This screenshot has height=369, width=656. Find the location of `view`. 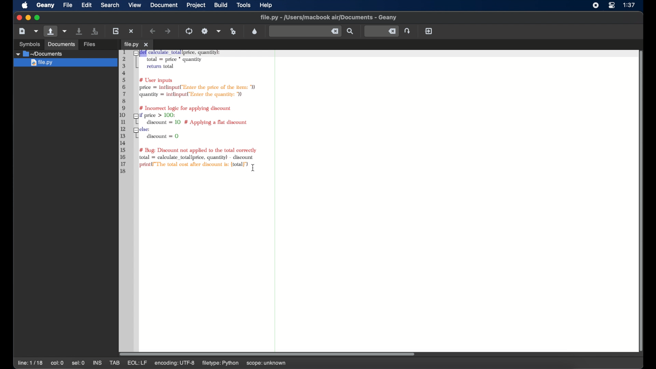

view is located at coordinates (135, 4).